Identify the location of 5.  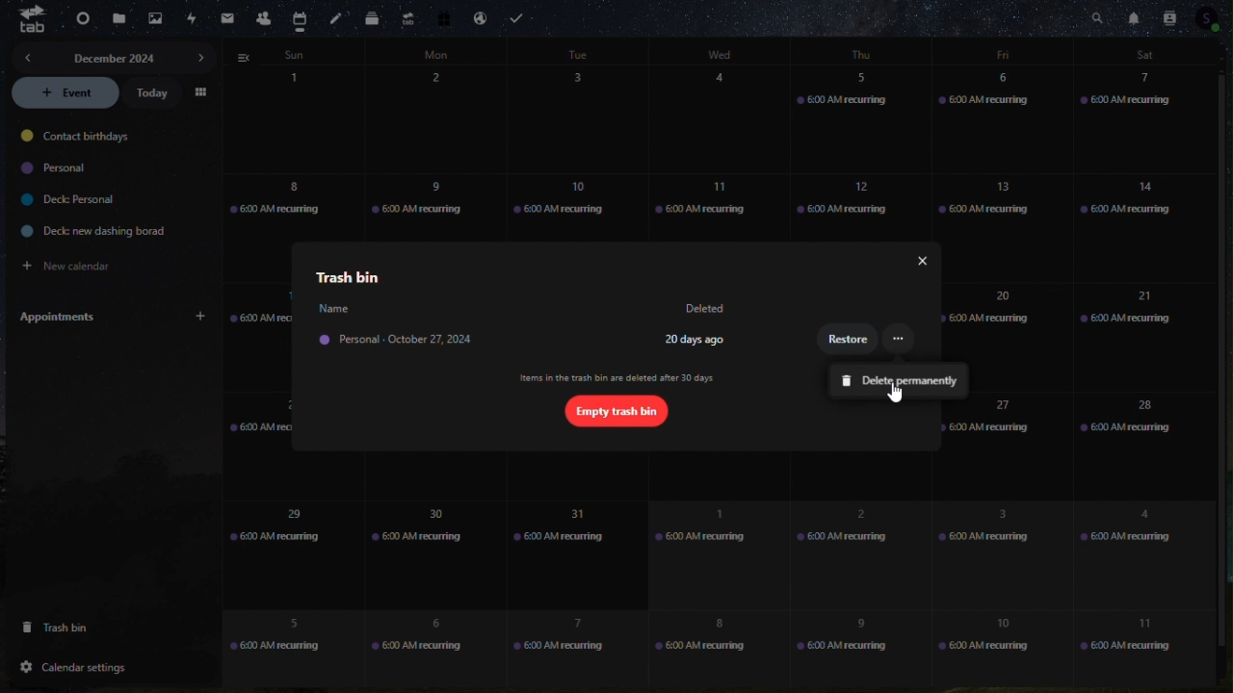
(862, 117).